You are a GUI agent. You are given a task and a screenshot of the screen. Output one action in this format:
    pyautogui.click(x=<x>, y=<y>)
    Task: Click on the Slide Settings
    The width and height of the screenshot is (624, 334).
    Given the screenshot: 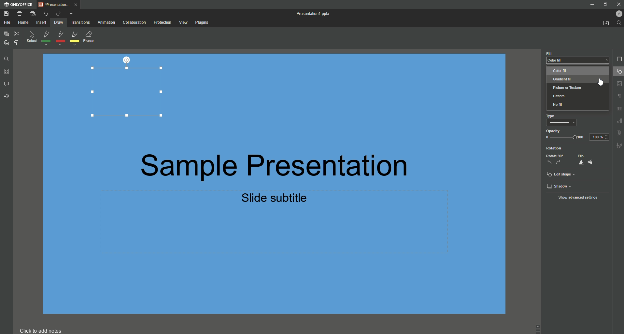 What is the action you would take?
    pyautogui.click(x=619, y=59)
    